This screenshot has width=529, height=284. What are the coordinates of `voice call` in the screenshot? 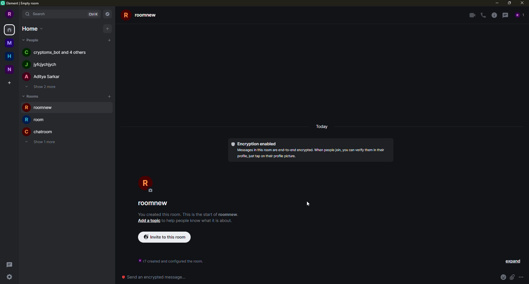 It's located at (483, 15).